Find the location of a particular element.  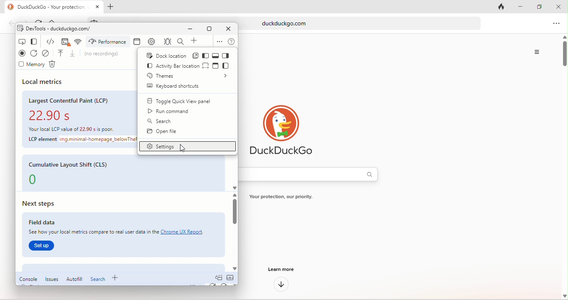

issues is located at coordinates (52, 277).